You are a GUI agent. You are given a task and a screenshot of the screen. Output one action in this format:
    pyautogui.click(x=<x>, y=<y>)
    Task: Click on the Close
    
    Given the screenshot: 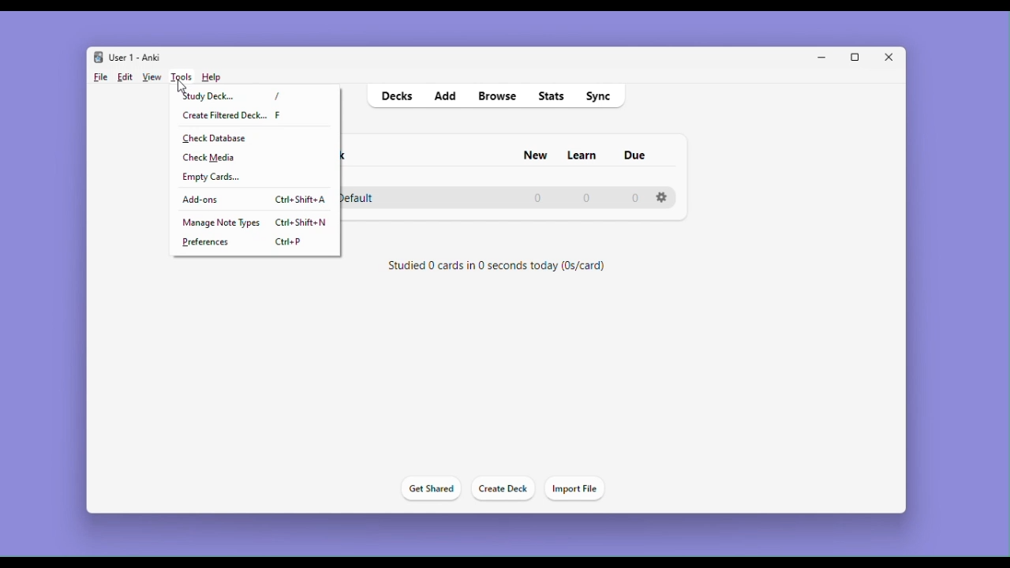 What is the action you would take?
    pyautogui.click(x=891, y=56)
    